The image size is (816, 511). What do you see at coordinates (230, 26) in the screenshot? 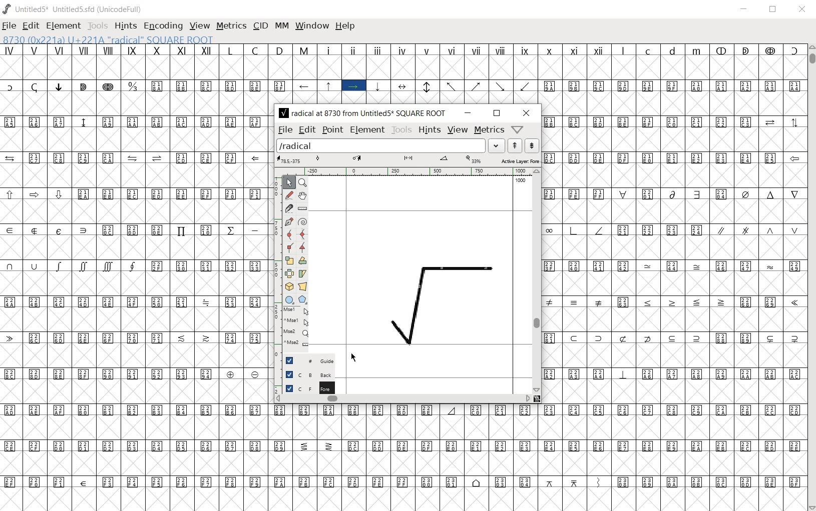
I see `METRICS` at bounding box center [230, 26].